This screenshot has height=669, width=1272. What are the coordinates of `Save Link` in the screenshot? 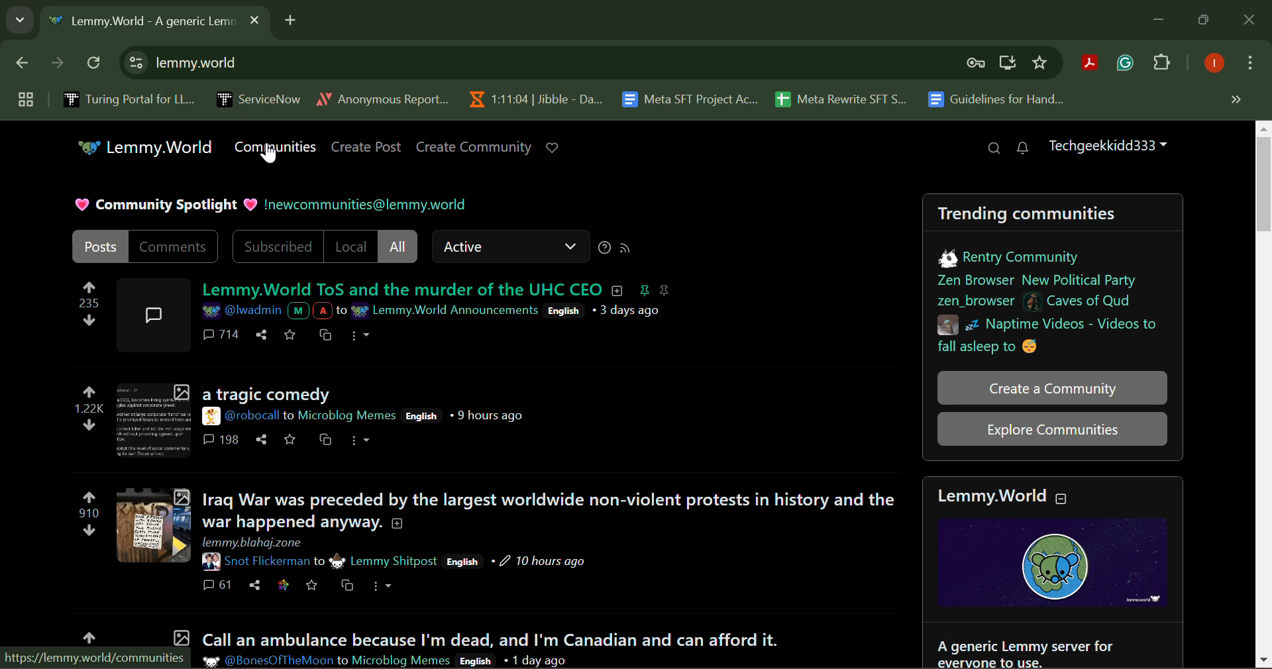 It's located at (283, 585).